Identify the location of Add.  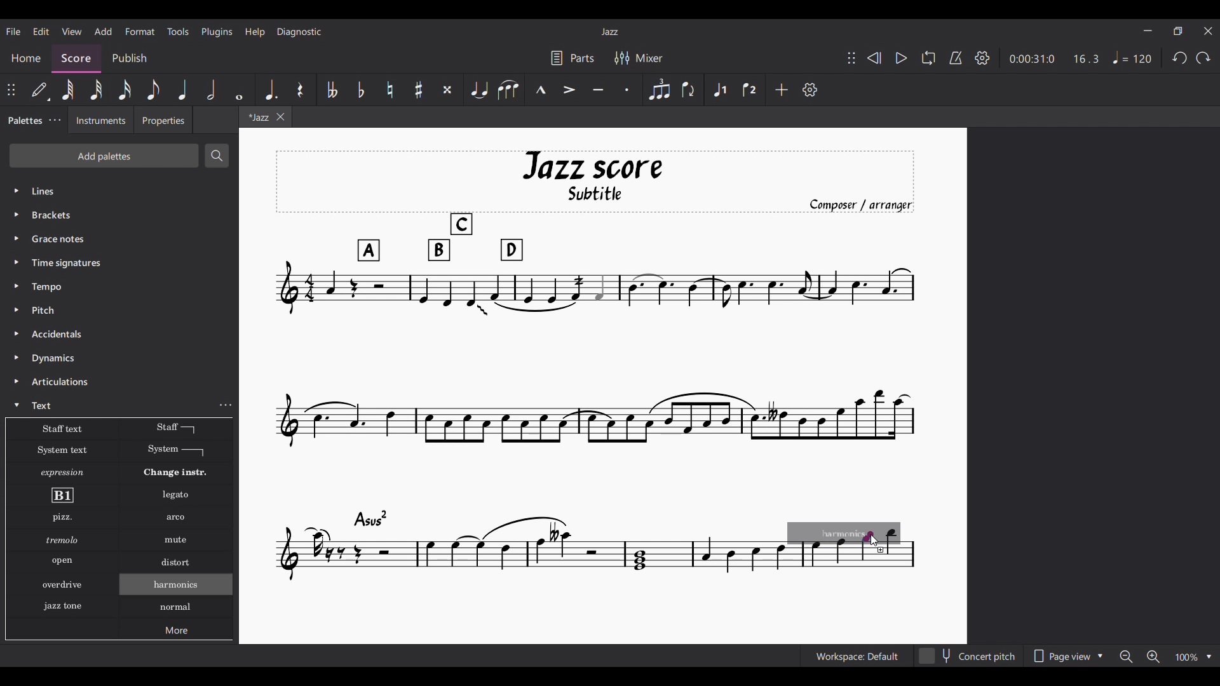
(782, 90).